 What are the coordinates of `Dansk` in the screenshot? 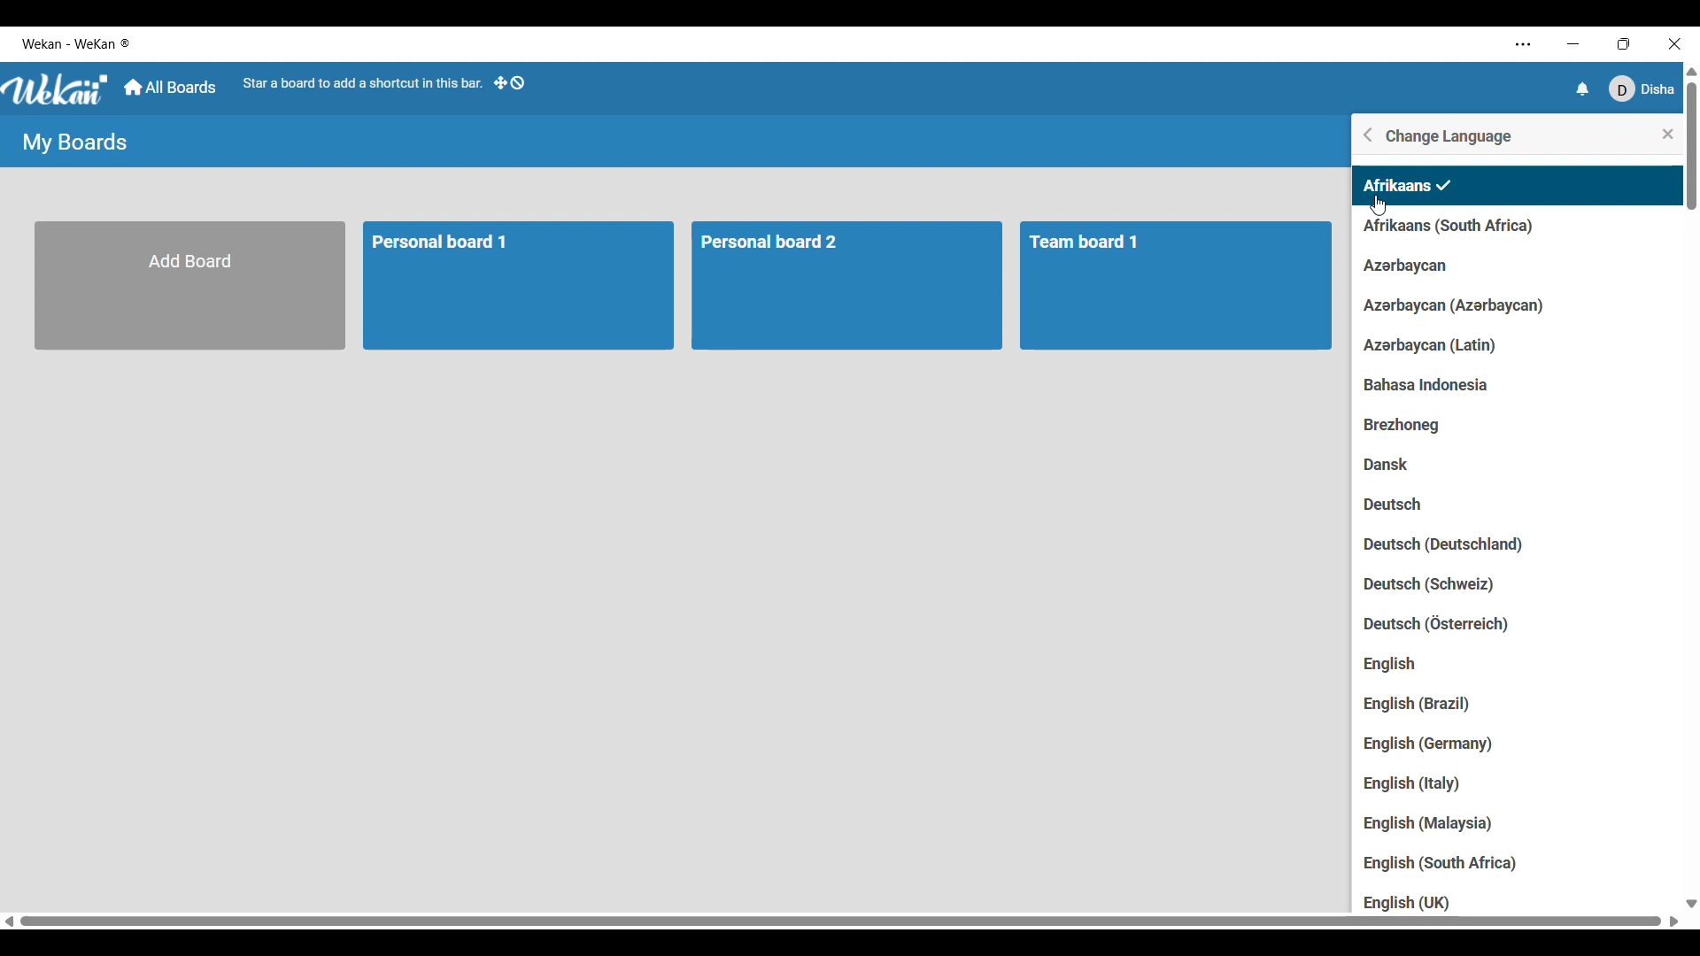 It's located at (1393, 467).